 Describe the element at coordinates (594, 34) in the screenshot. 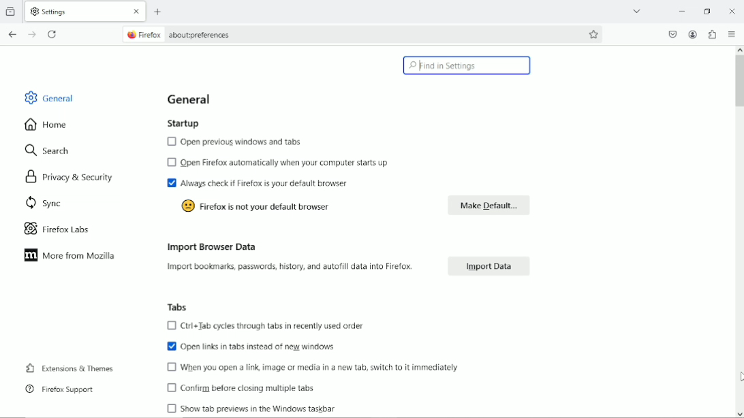

I see `Bookmark this page` at that location.